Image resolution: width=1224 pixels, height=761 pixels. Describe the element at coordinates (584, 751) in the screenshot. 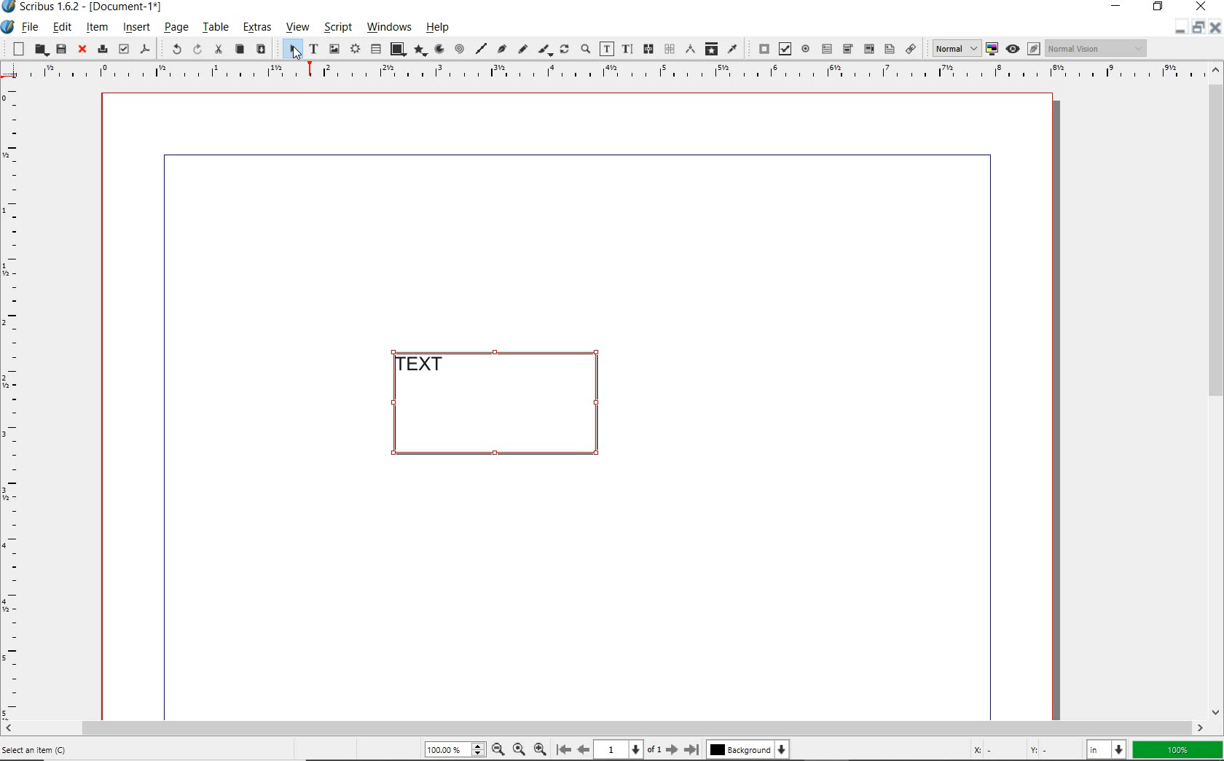

I see `Previous Page` at that location.